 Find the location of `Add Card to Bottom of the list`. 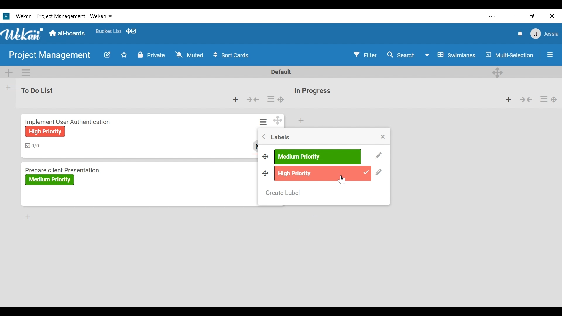

Add Card to Bottom of the list is located at coordinates (29, 217).